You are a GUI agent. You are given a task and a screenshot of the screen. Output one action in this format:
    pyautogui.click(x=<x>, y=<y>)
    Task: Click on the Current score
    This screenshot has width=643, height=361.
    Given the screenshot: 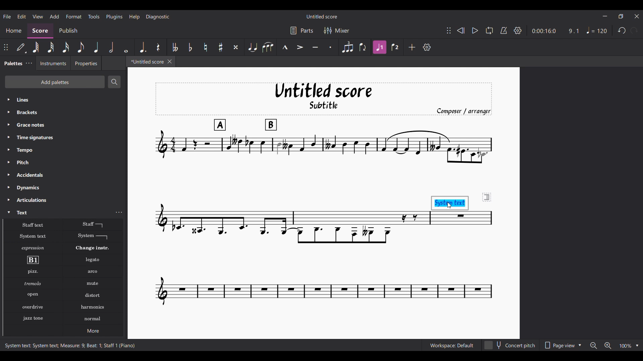 What is the action you would take?
    pyautogui.click(x=458, y=259)
    